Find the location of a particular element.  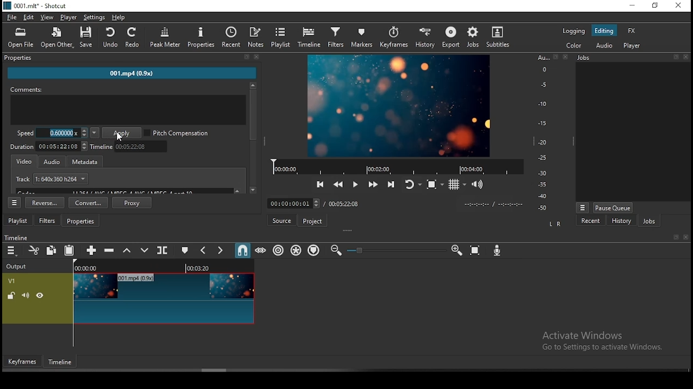

V1 is located at coordinates (14, 279).